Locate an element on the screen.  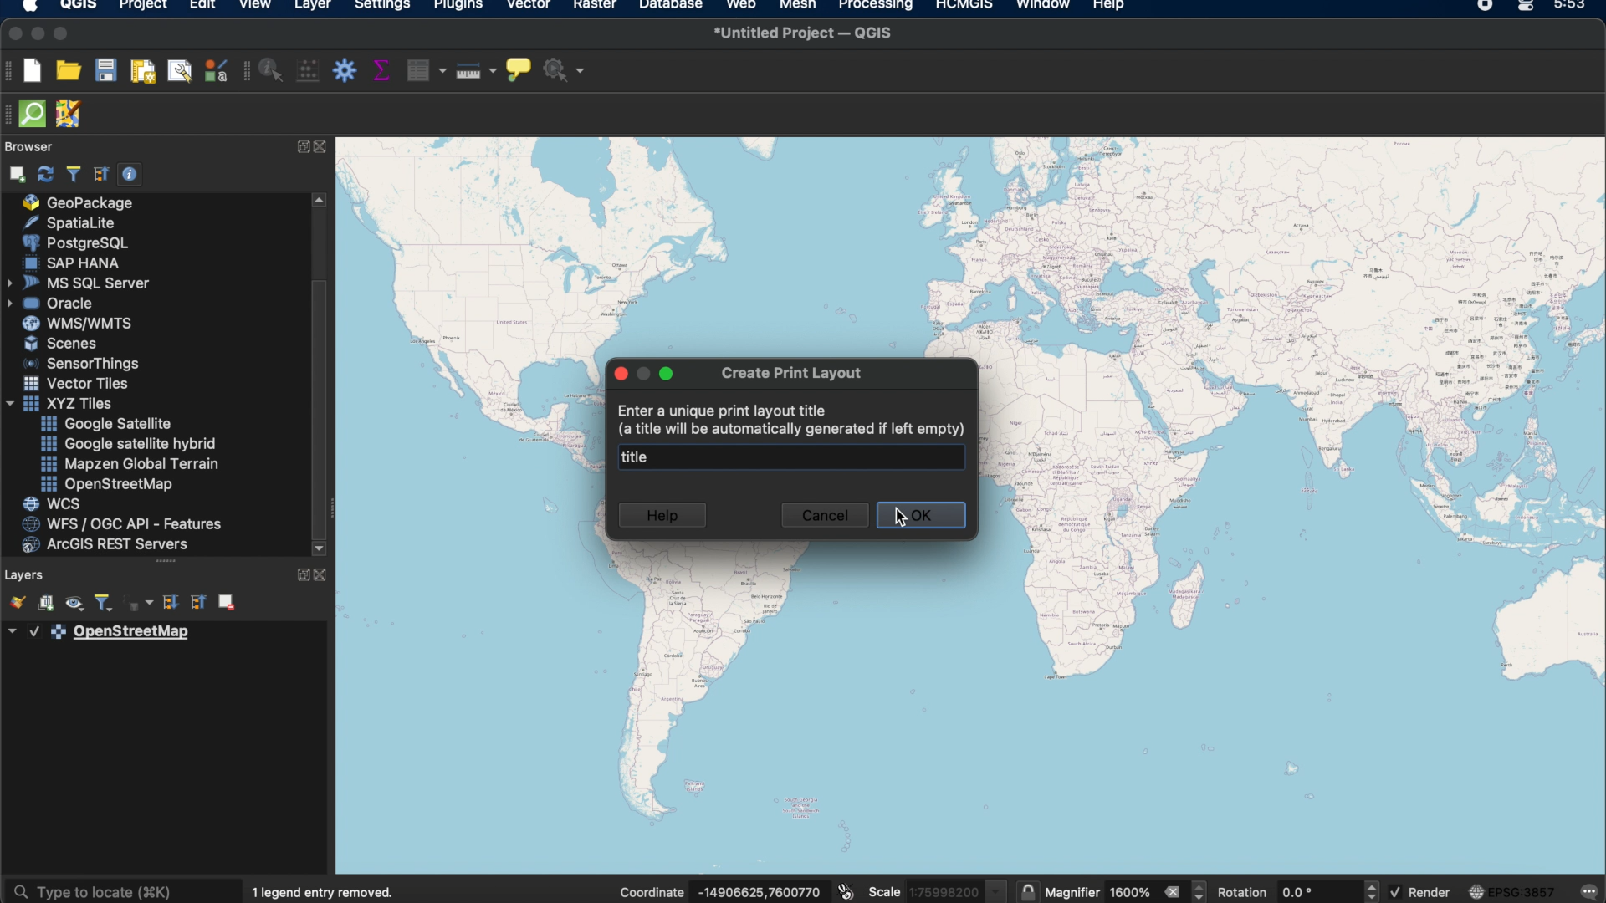
save project is located at coordinates (105, 69).